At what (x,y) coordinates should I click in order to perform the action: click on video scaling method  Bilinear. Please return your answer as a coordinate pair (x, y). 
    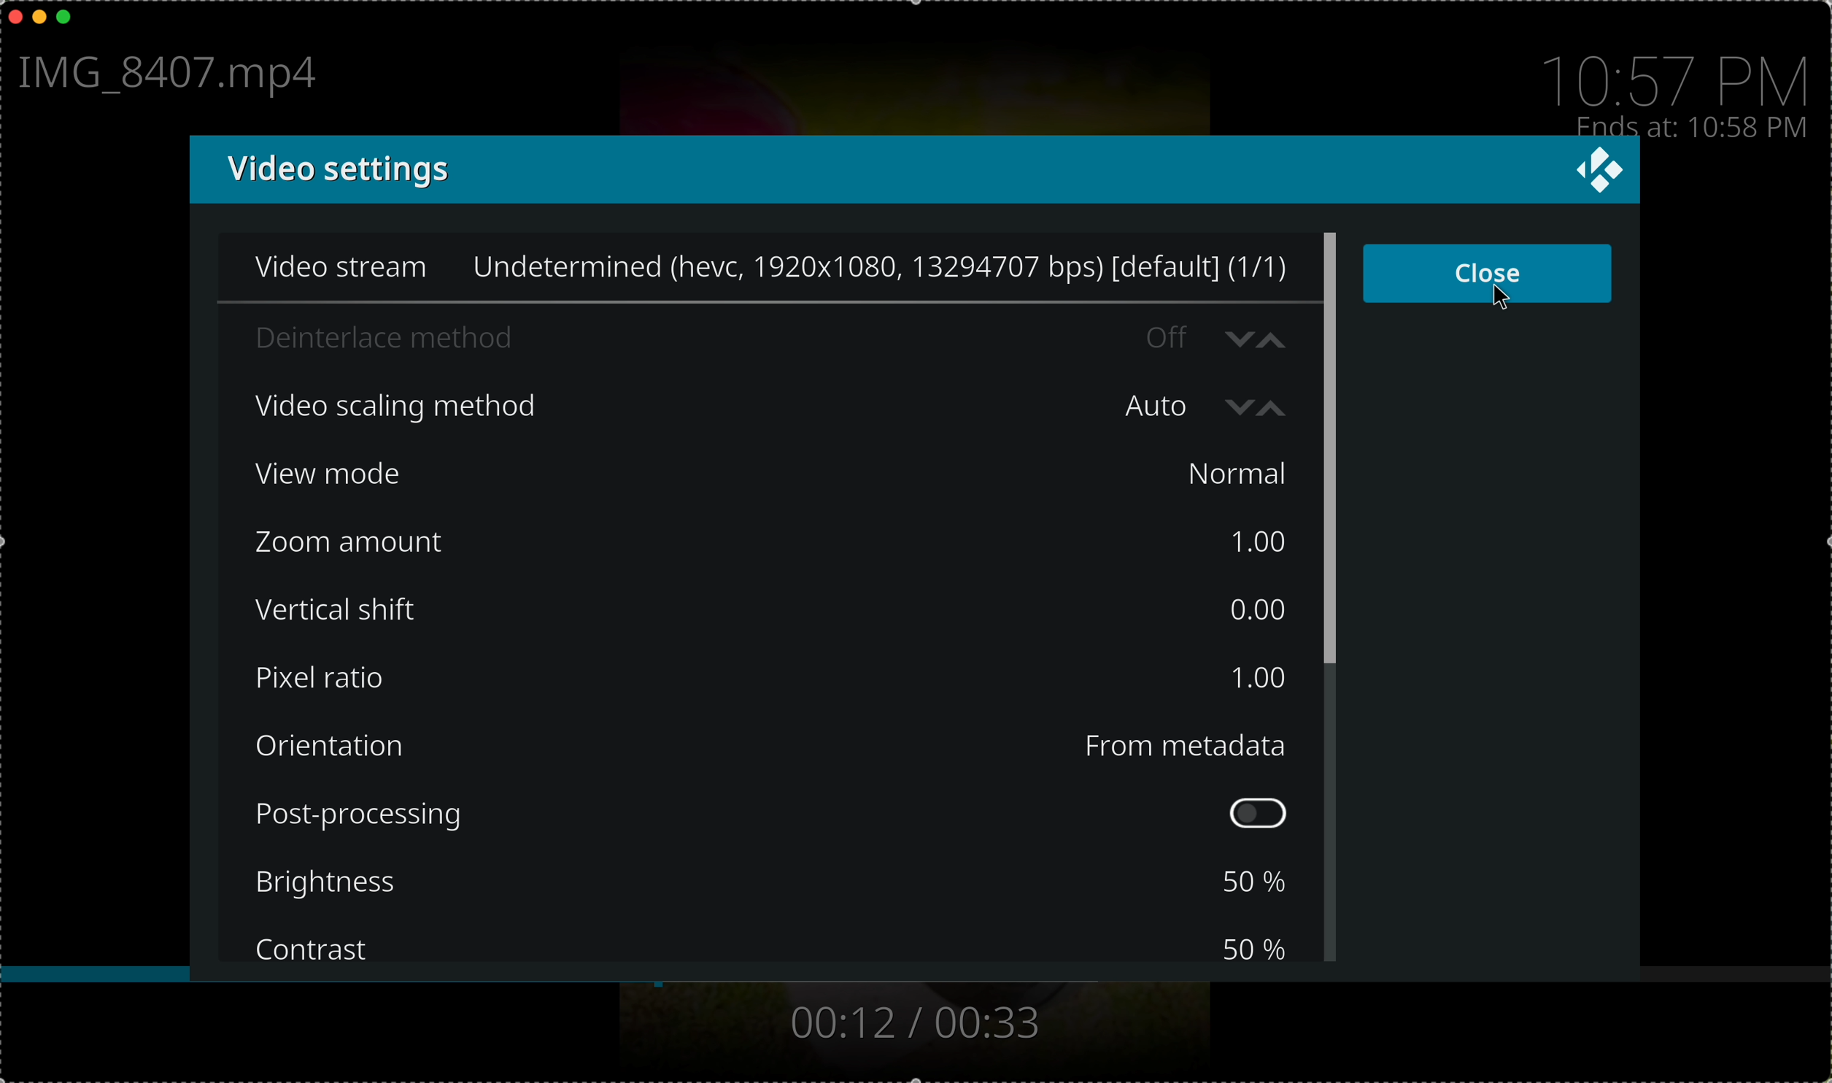
    Looking at the image, I should click on (710, 401).